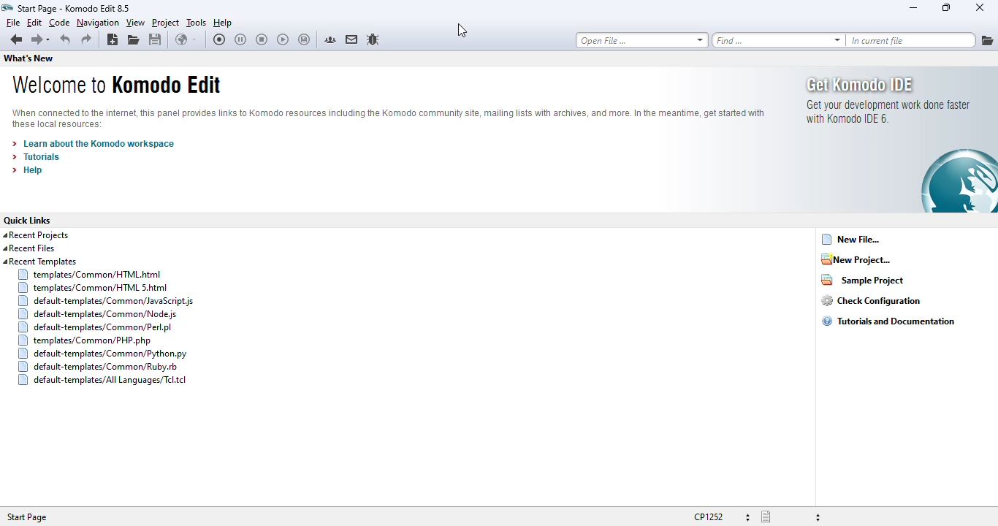  I want to click on play last macro, so click(283, 40).